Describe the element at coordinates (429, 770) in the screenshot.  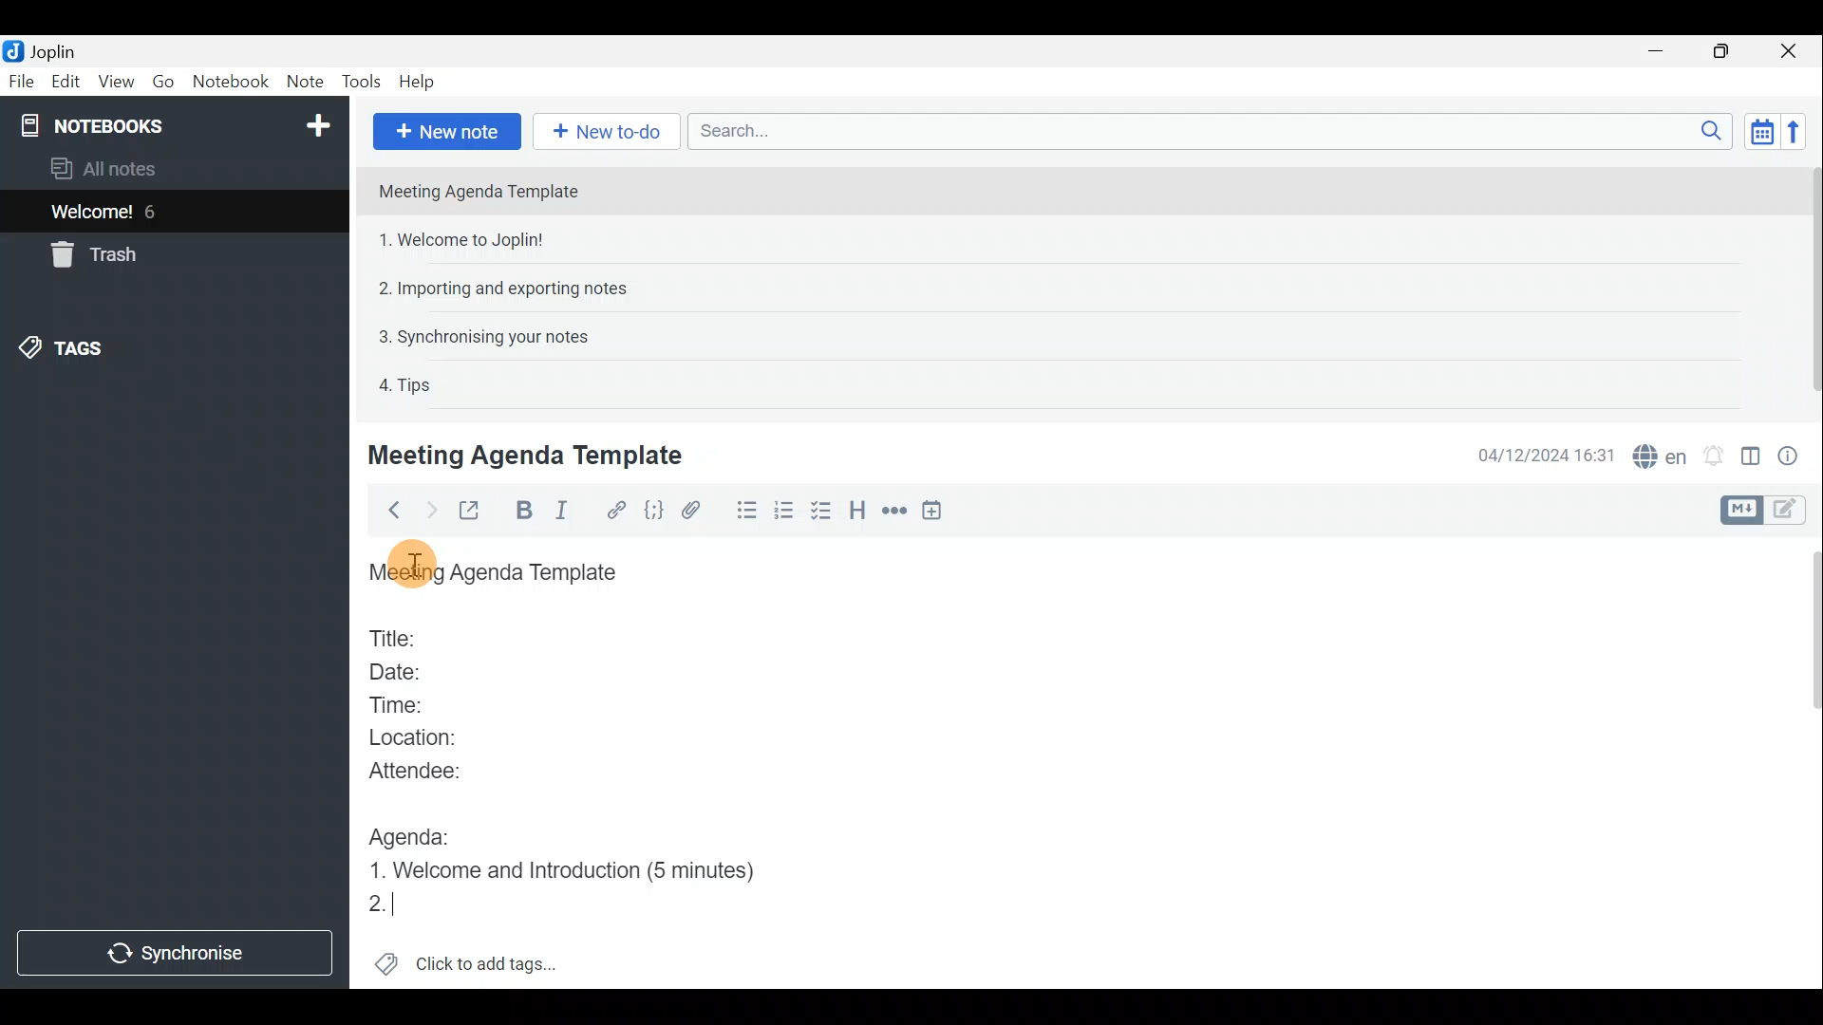
I see `Attendee:` at that location.